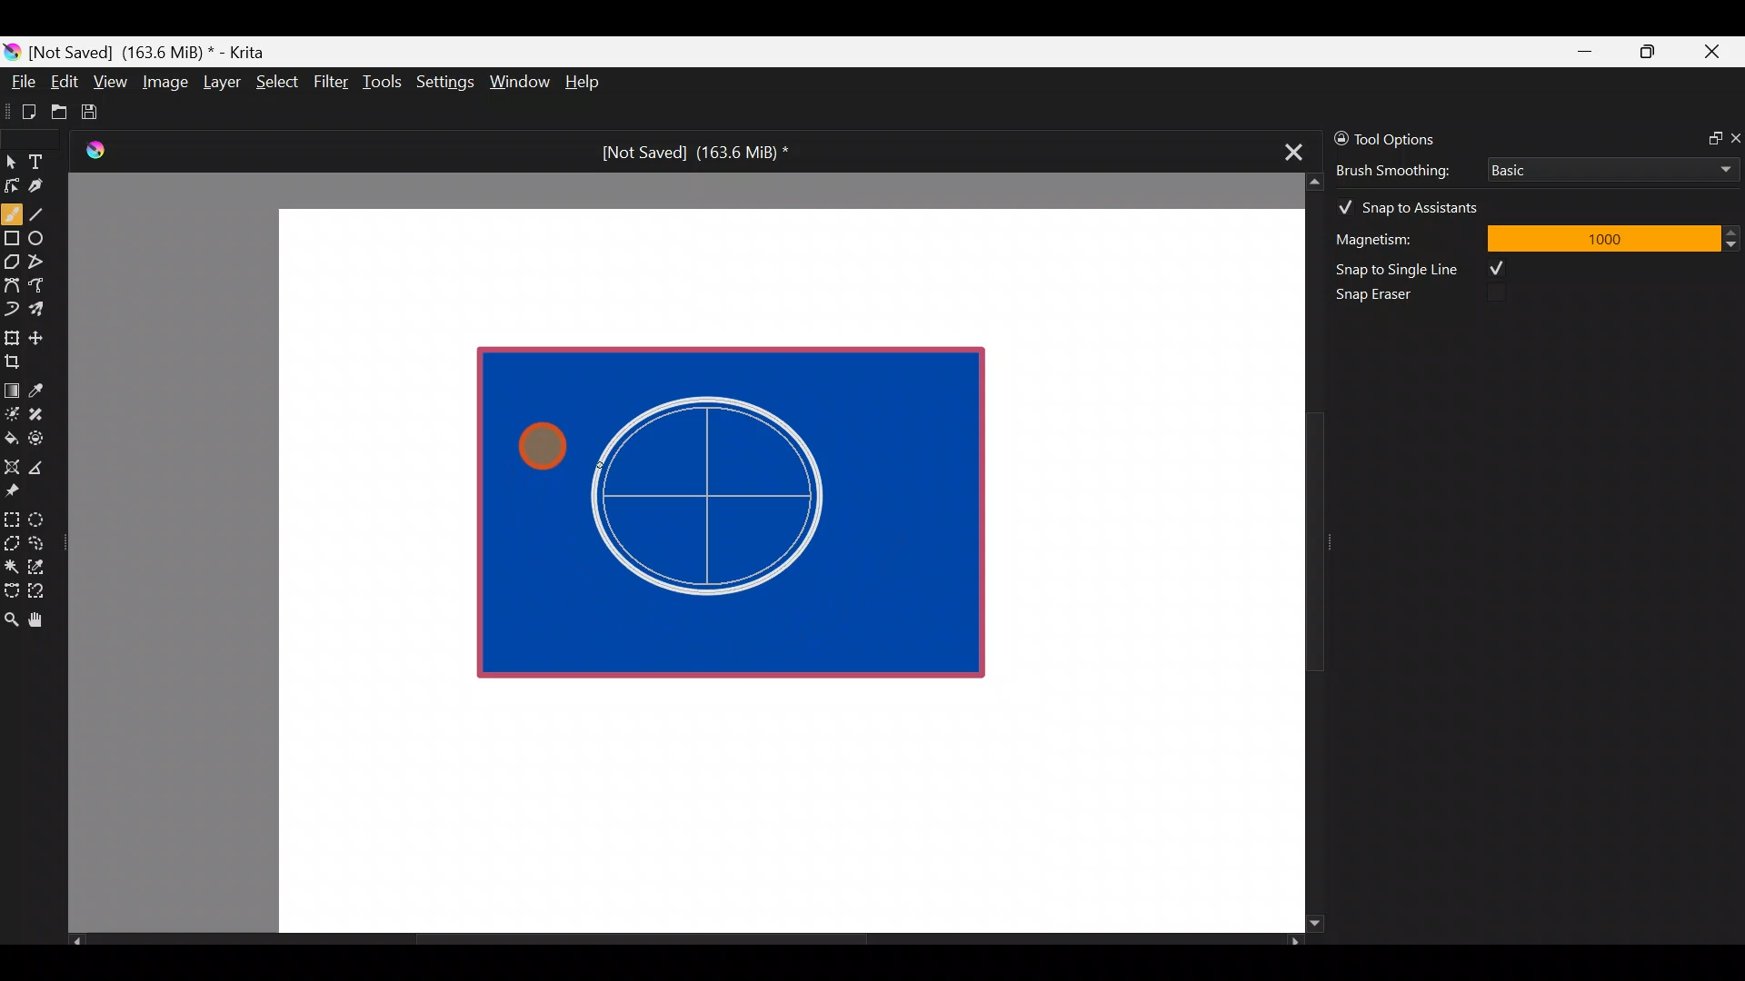  What do you see at coordinates (60, 114) in the screenshot?
I see `Open an existing document` at bounding box center [60, 114].